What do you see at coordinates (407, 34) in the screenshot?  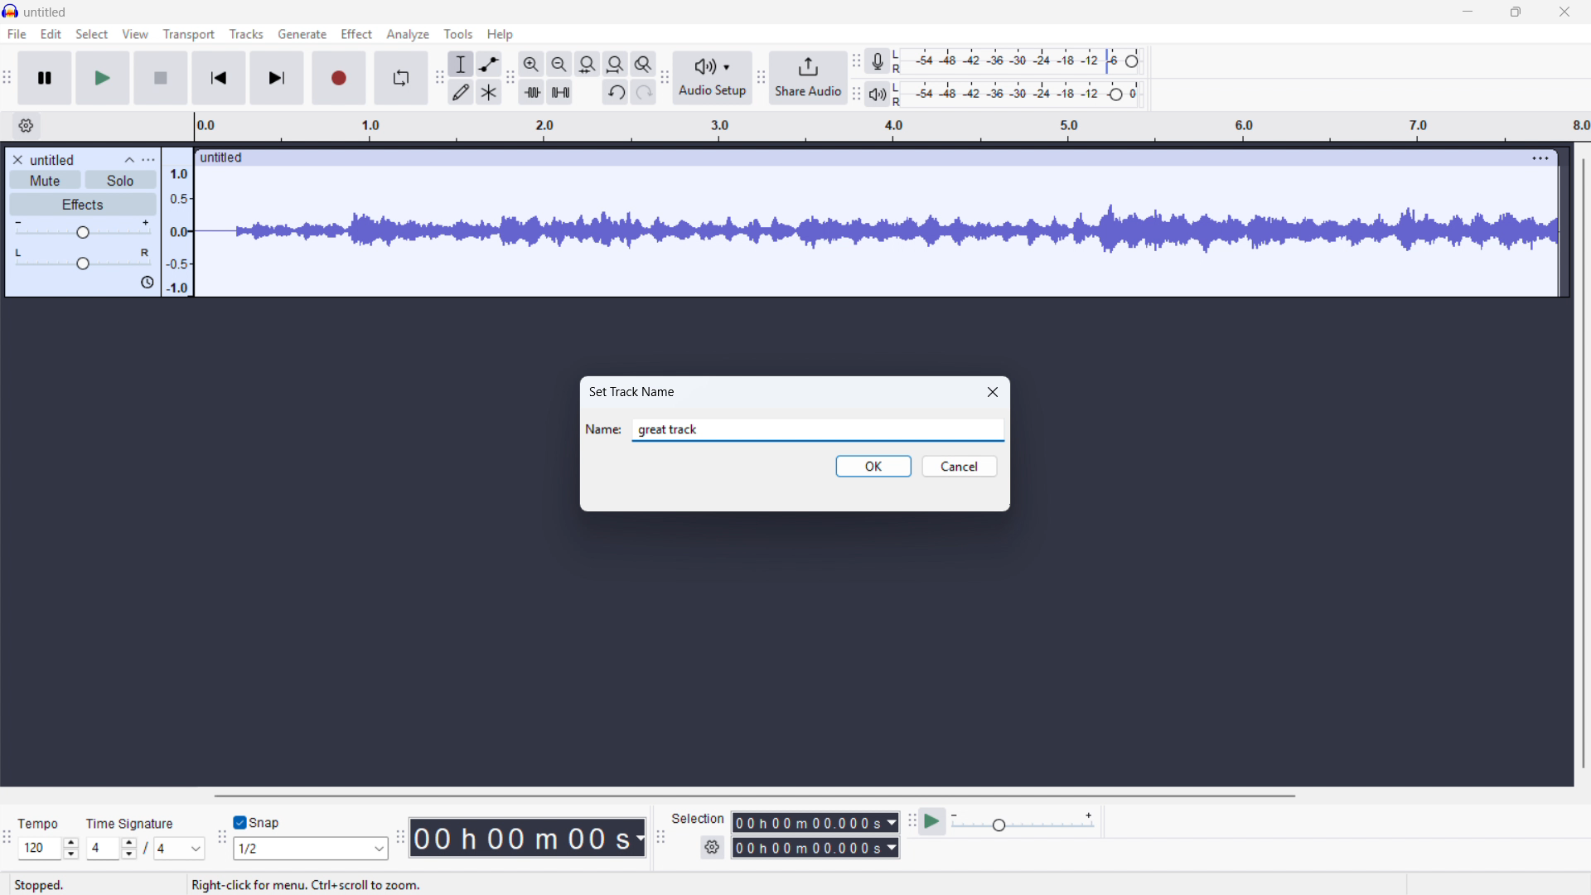 I see `Analyse ` at bounding box center [407, 34].